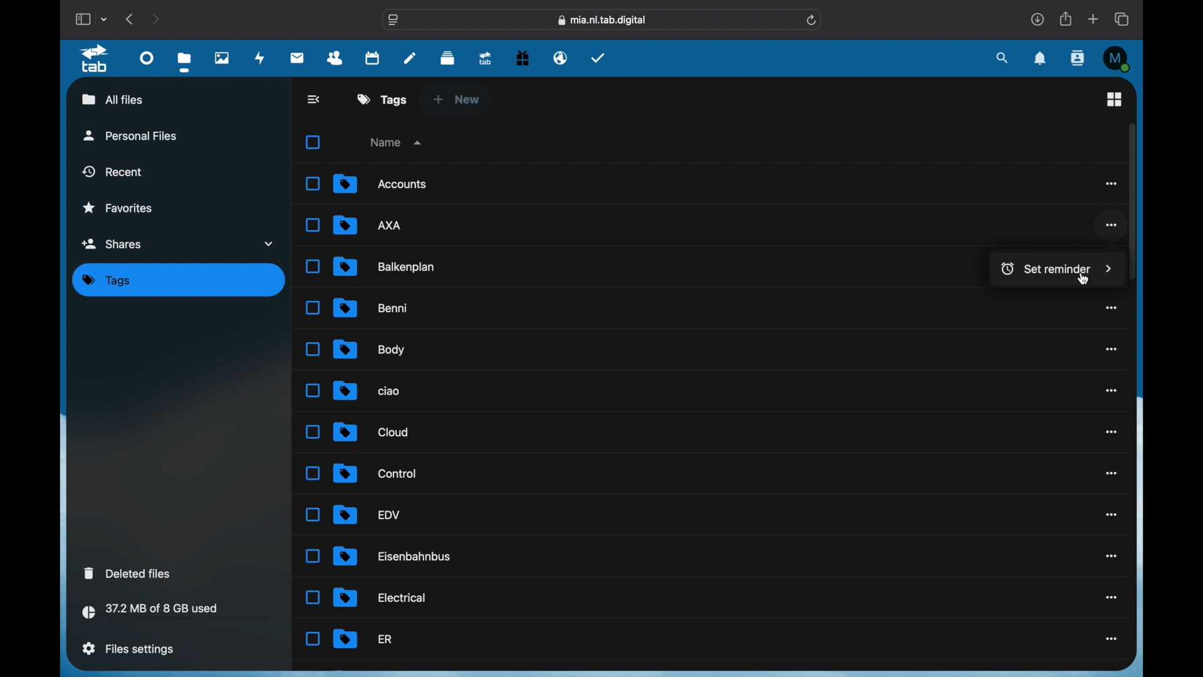 The width and height of the screenshot is (1203, 677). Describe the element at coordinates (602, 21) in the screenshot. I see `web address` at that location.